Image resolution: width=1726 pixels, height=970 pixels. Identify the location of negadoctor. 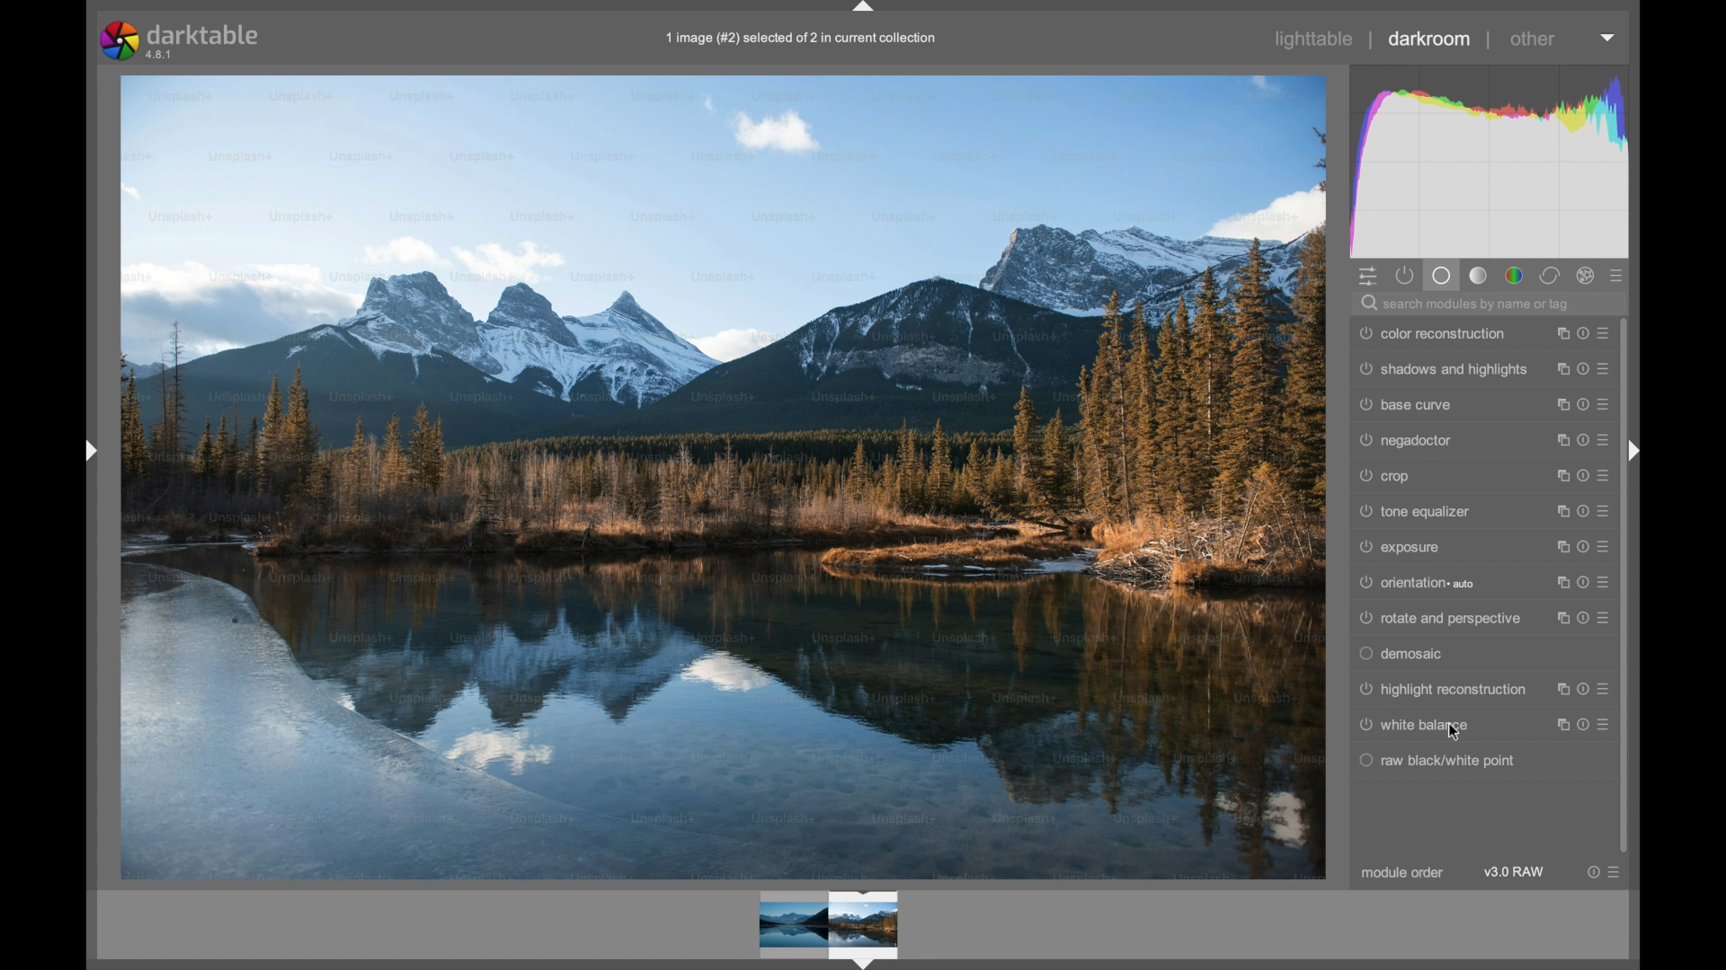
(1404, 441).